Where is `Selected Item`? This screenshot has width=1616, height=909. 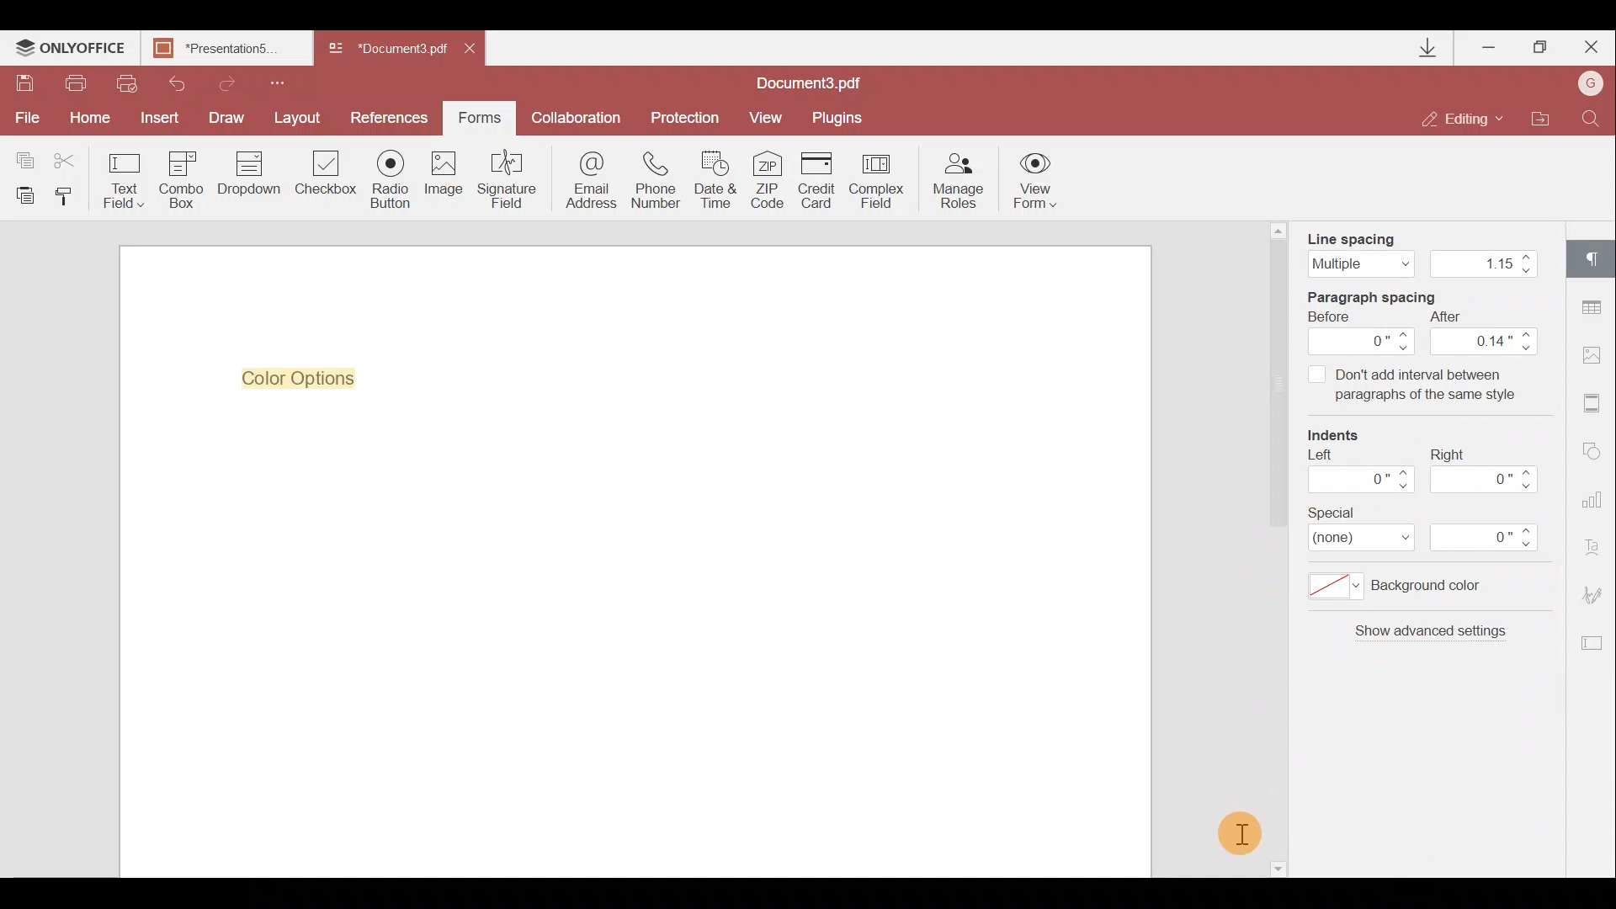 Selected Item is located at coordinates (307, 378).